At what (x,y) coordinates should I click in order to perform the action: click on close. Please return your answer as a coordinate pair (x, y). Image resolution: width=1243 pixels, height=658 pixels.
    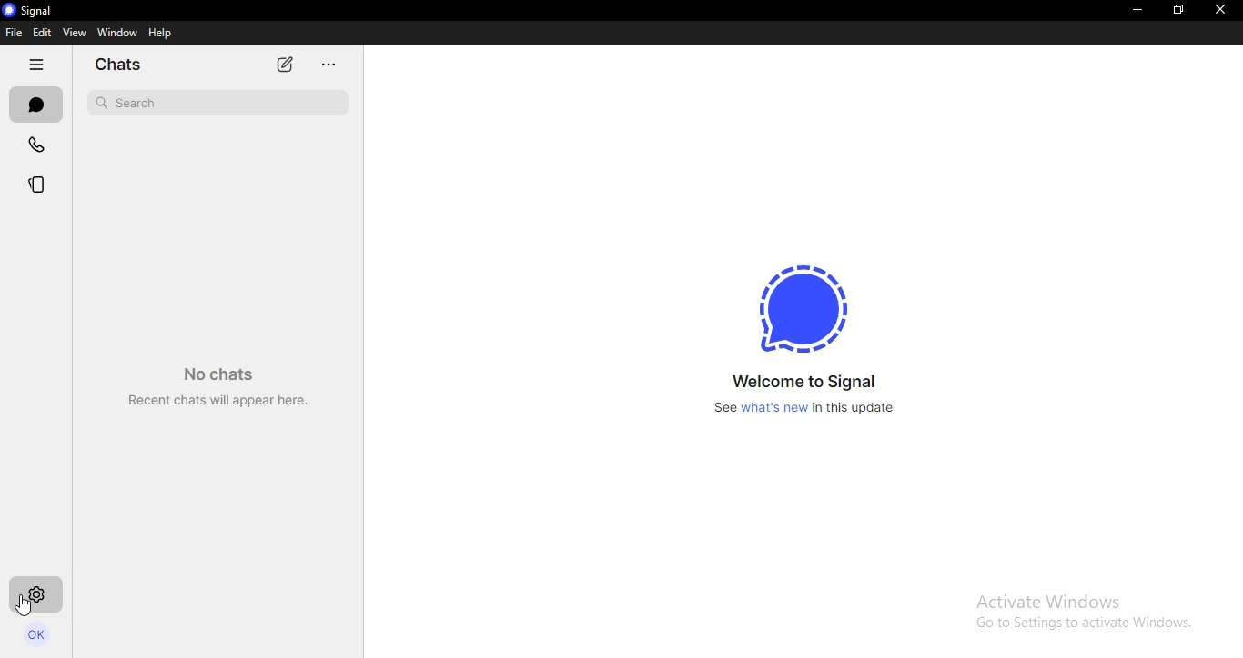
    Looking at the image, I should click on (1221, 14).